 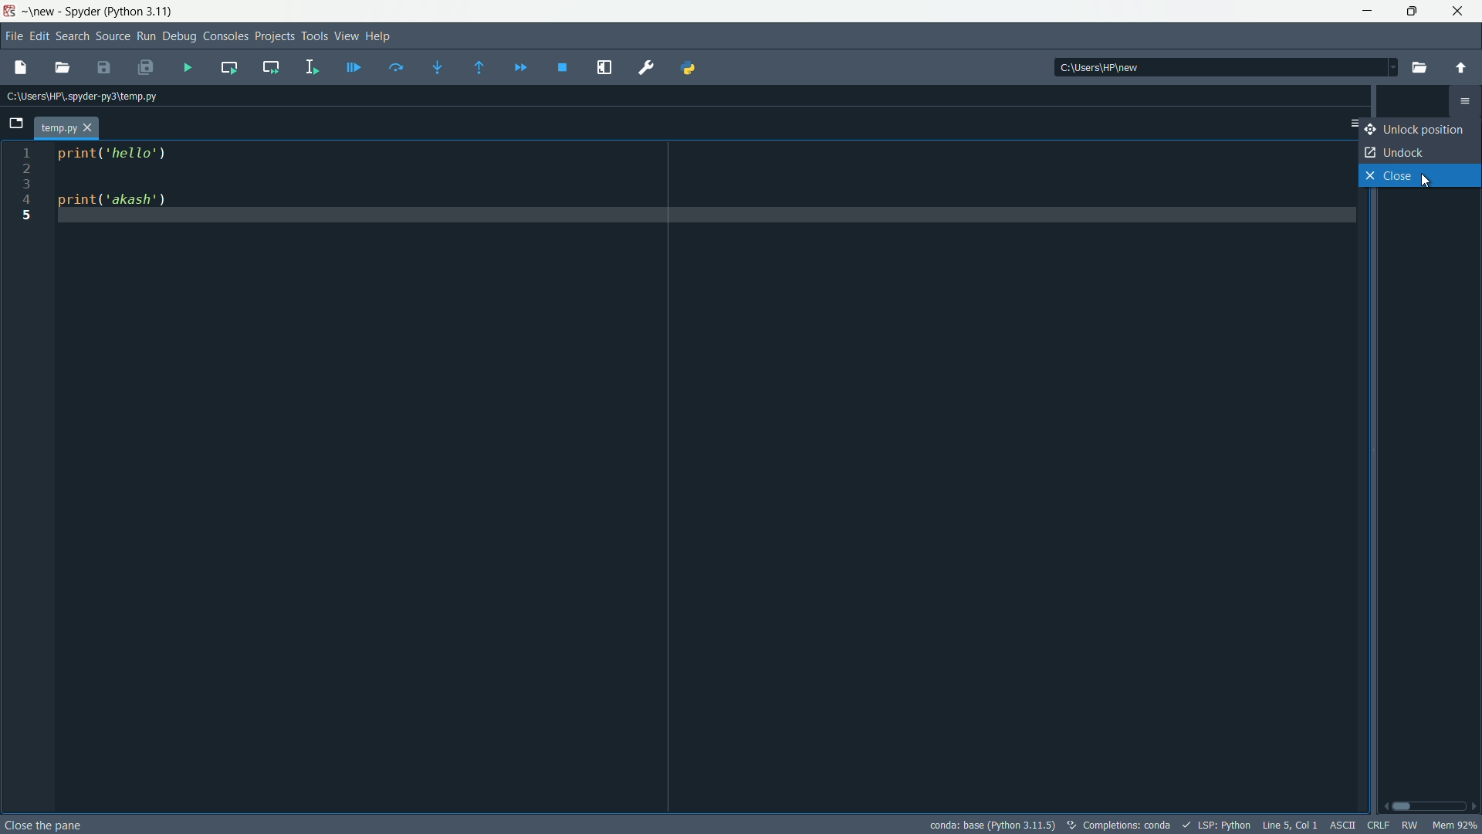 What do you see at coordinates (517, 66) in the screenshot?
I see `continue execution untill next function` at bounding box center [517, 66].